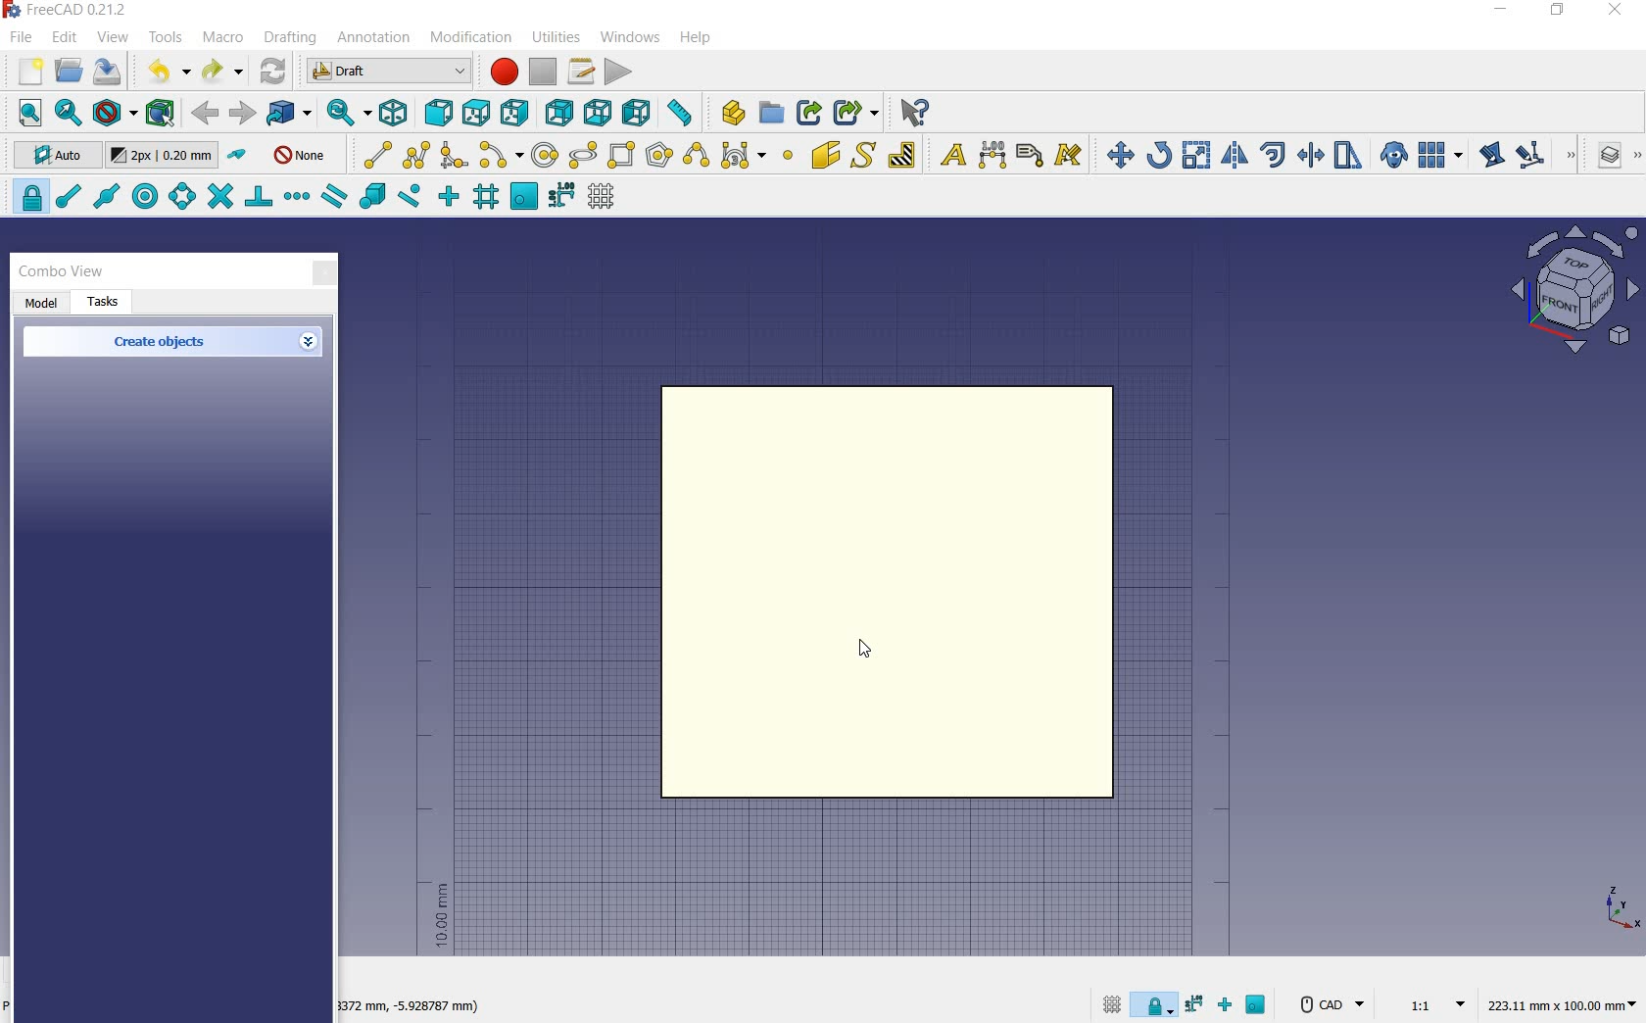 Image resolution: width=1646 pixels, height=1023 pixels. What do you see at coordinates (561, 196) in the screenshot?
I see `snap dimensions` at bounding box center [561, 196].